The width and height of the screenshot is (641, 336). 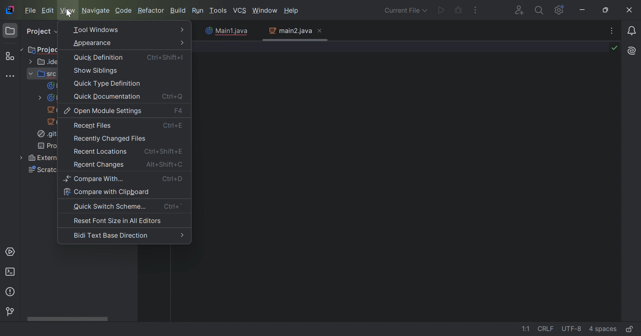 I want to click on More, so click(x=183, y=42).